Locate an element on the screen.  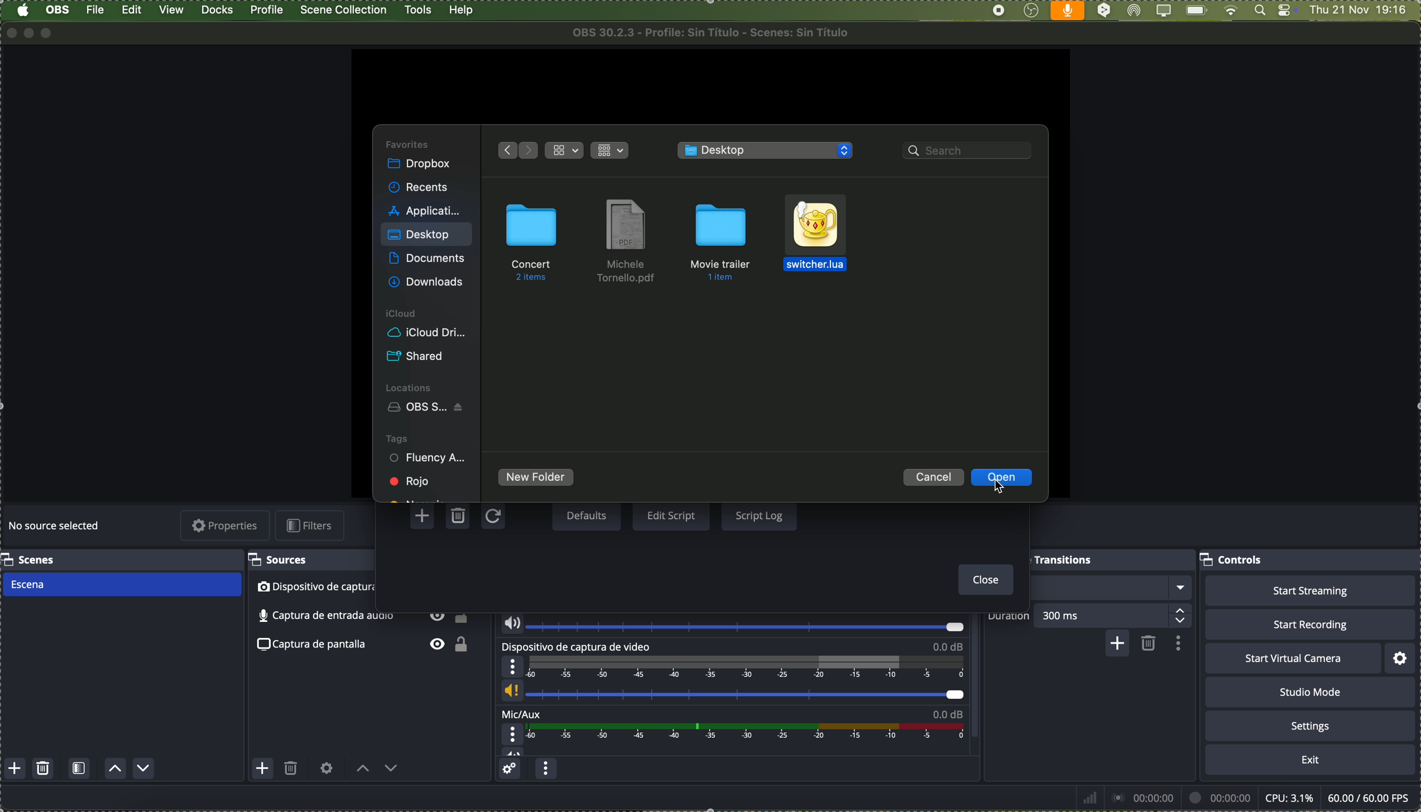
defaults is located at coordinates (586, 516).